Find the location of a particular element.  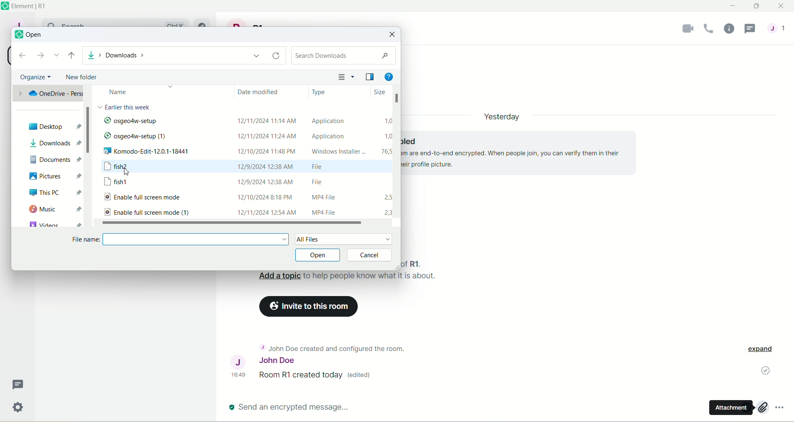

people is located at coordinates (780, 32).